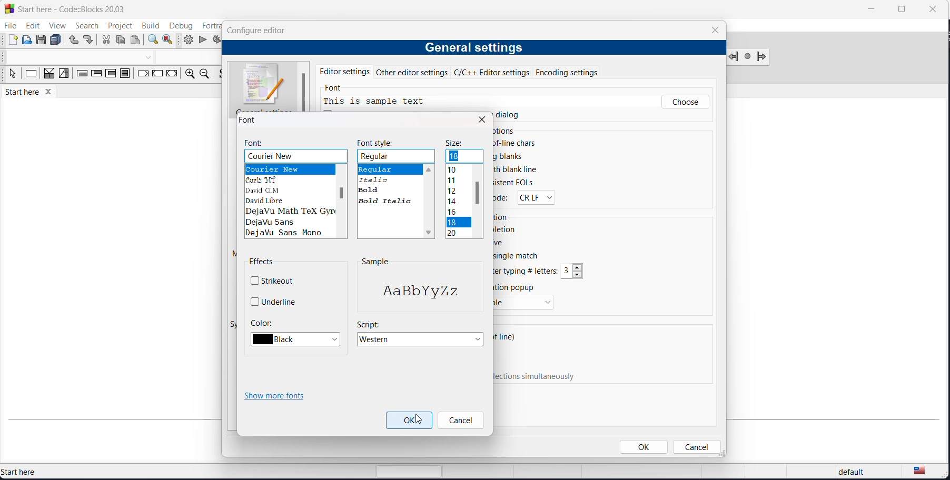 Image resolution: width=950 pixels, height=480 pixels. What do you see at coordinates (685, 102) in the screenshot?
I see `choose` at bounding box center [685, 102].